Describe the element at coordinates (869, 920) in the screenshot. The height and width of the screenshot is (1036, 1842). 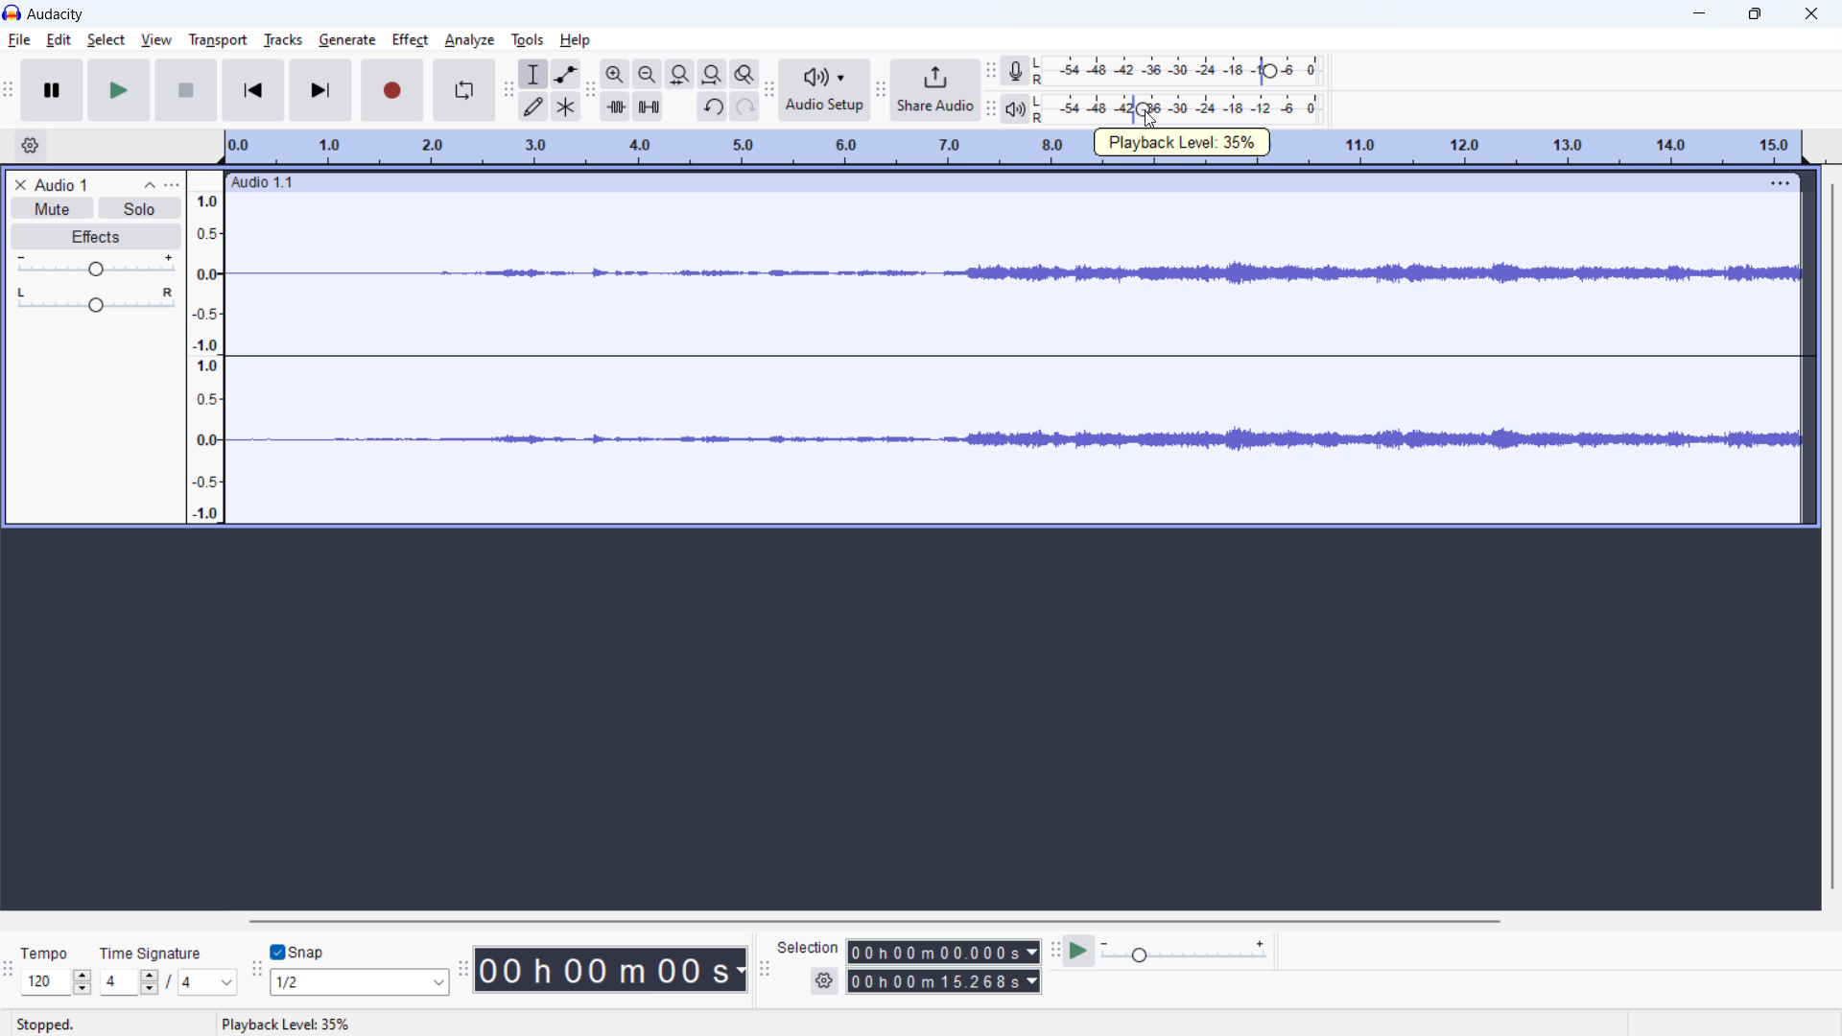
I see `horizontal scrollbar` at that location.